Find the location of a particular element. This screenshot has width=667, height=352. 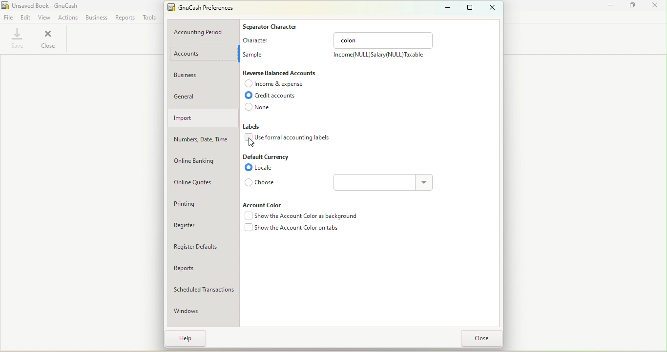

Close is located at coordinates (484, 338).